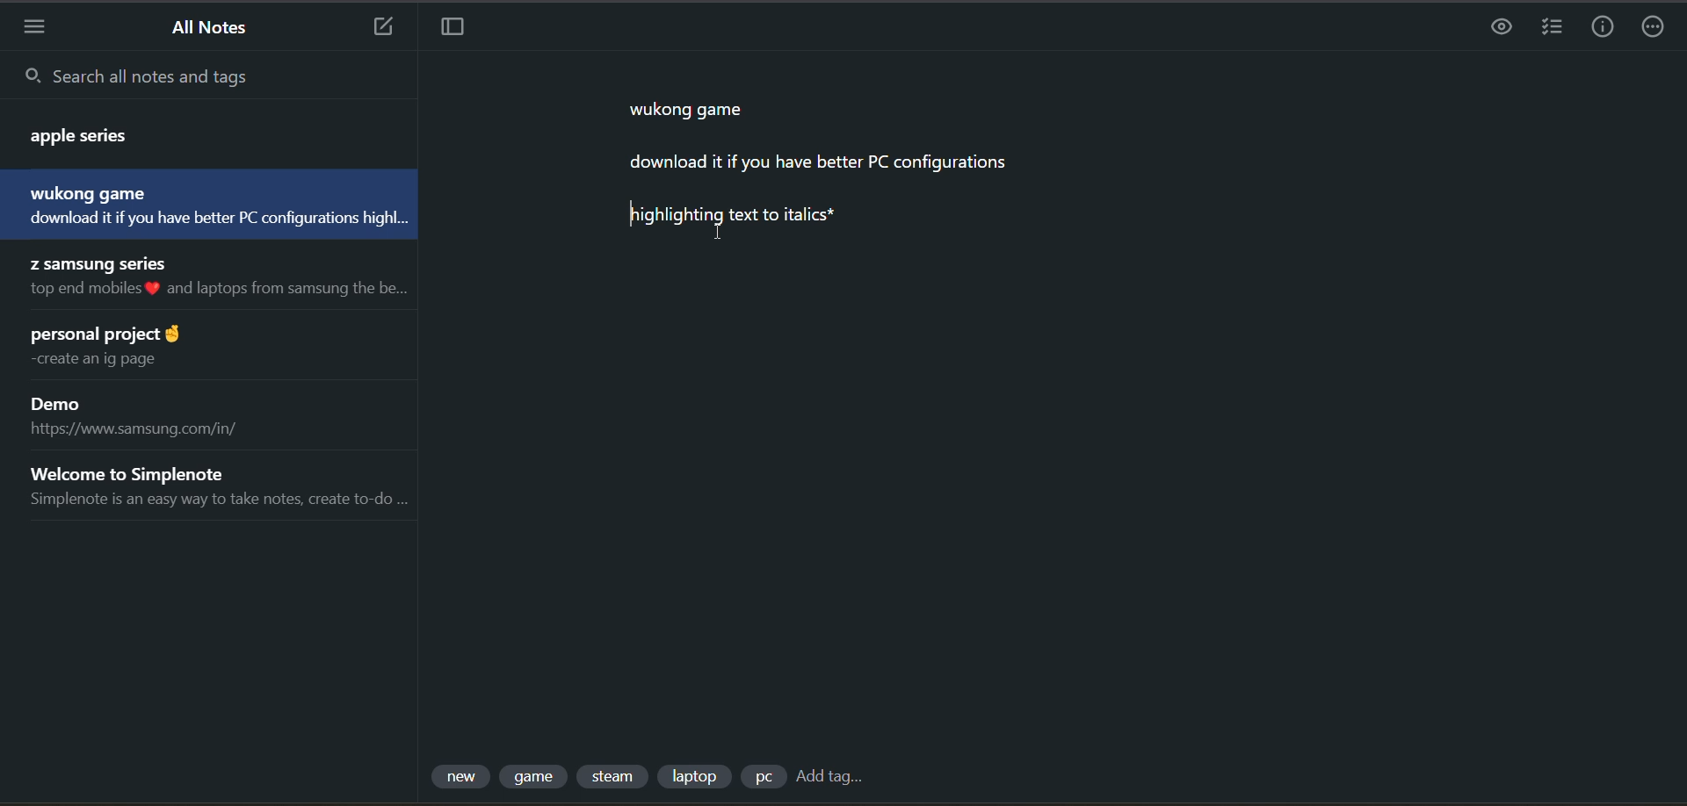  What do you see at coordinates (193, 131) in the screenshot?
I see `note title and preview` at bounding box center [193, 131].